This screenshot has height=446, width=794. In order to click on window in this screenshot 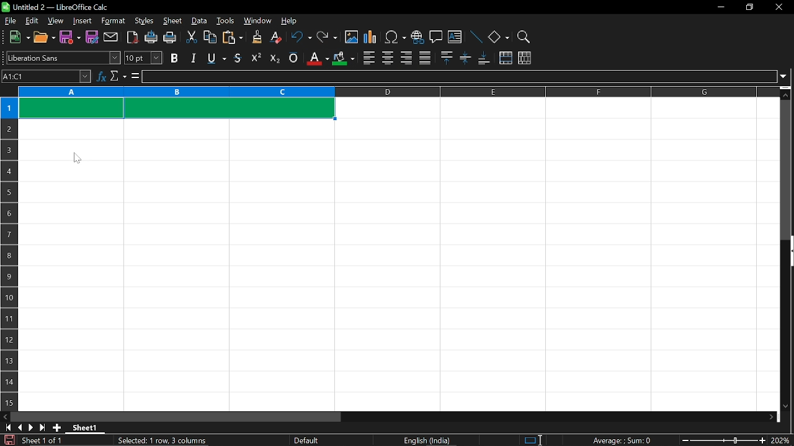, I will do `click(257, 21)`.